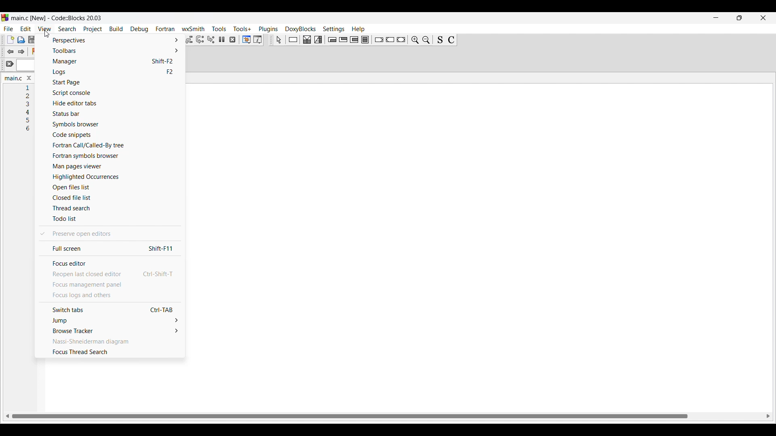  Describe the element at coordinates (111, 50) in the screenshot. I see `Toolbars menu` at that location.